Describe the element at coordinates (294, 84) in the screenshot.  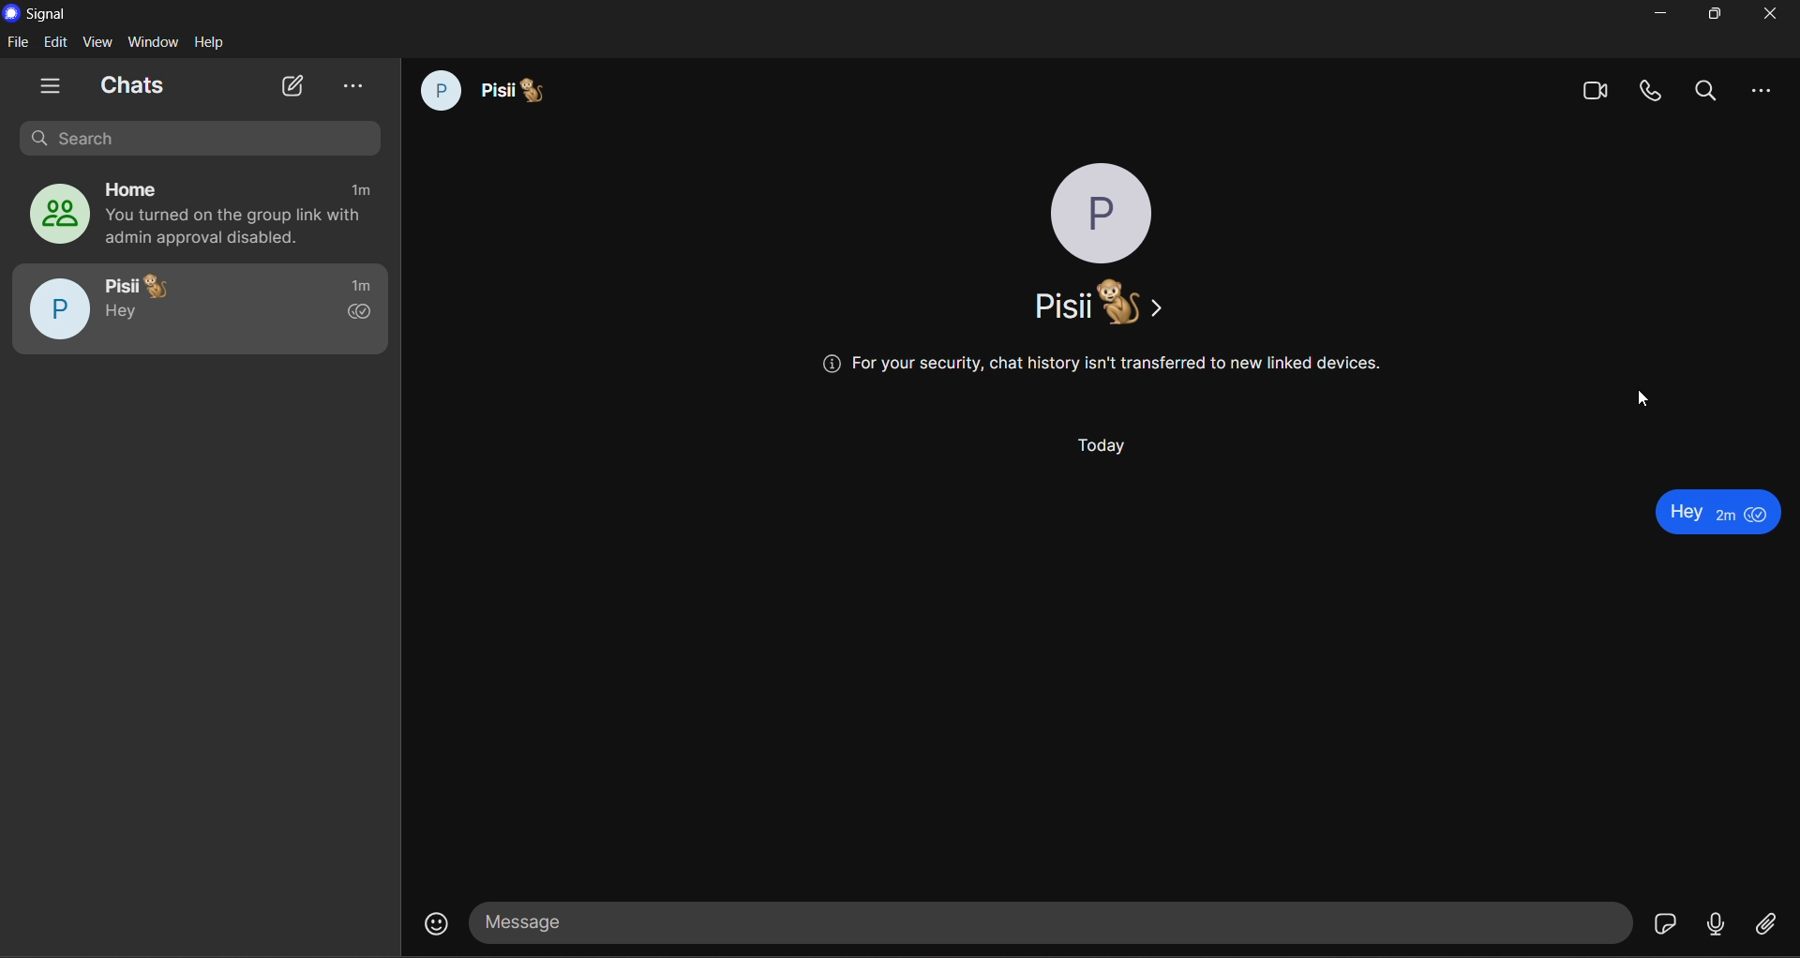
I see `new chat` at that location.